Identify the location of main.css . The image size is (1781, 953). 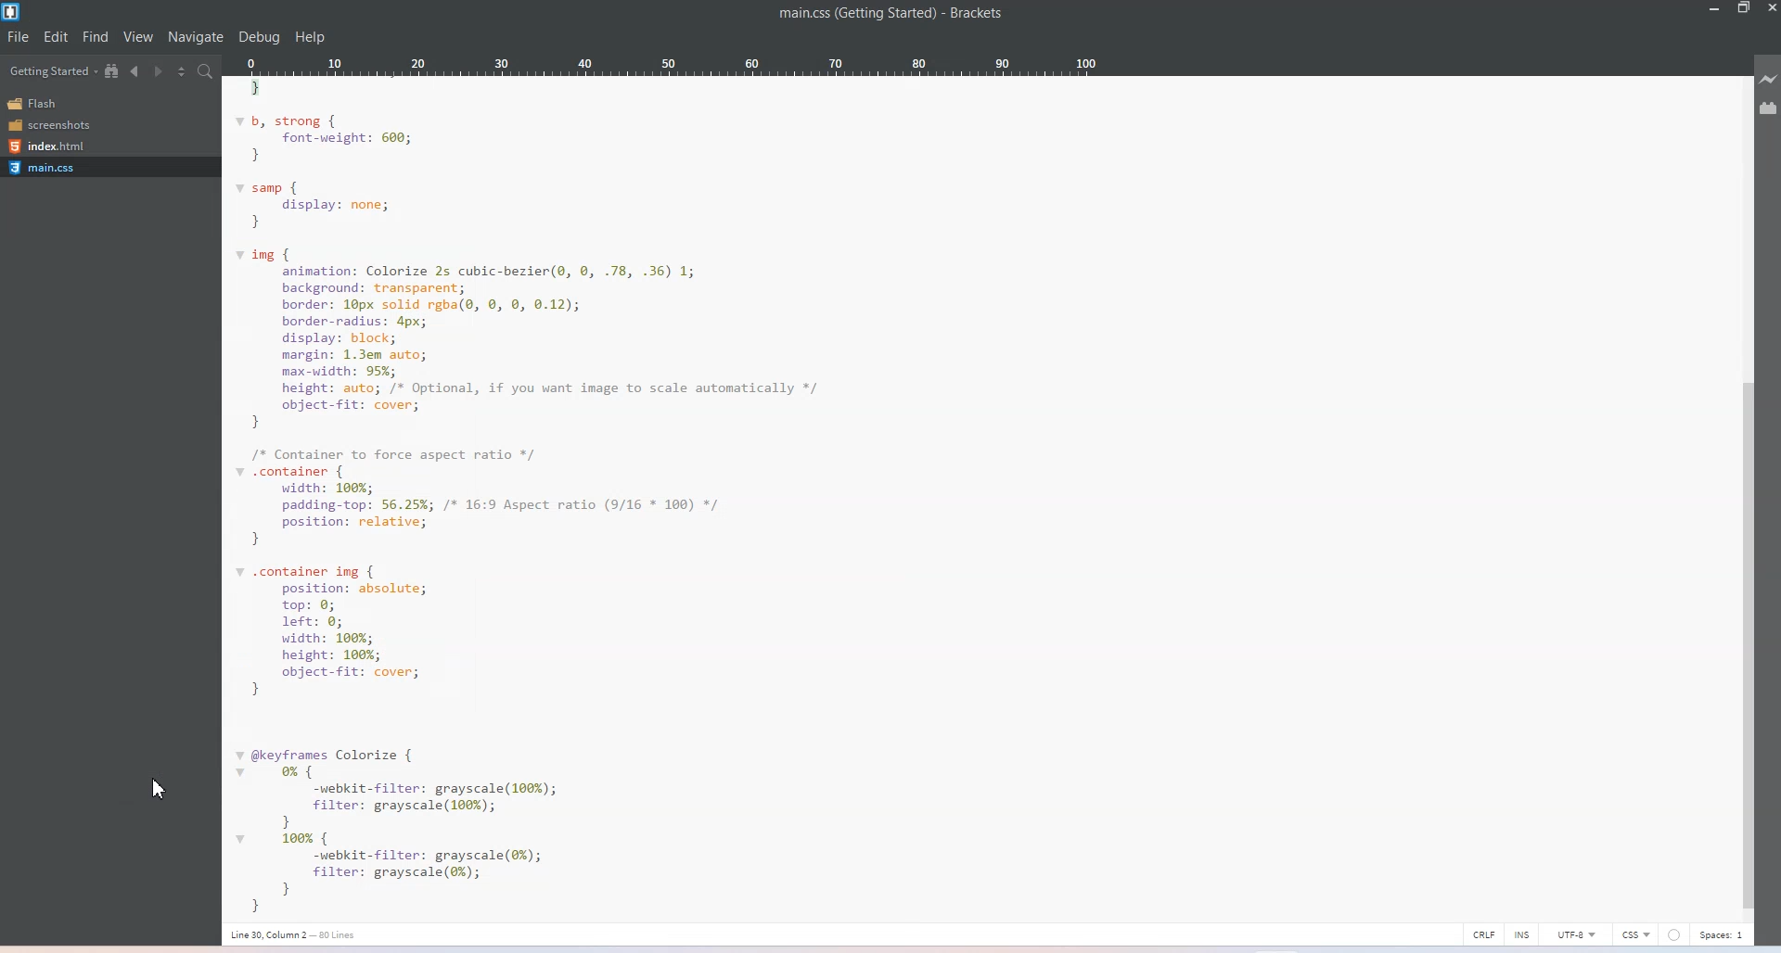
(851, 14).